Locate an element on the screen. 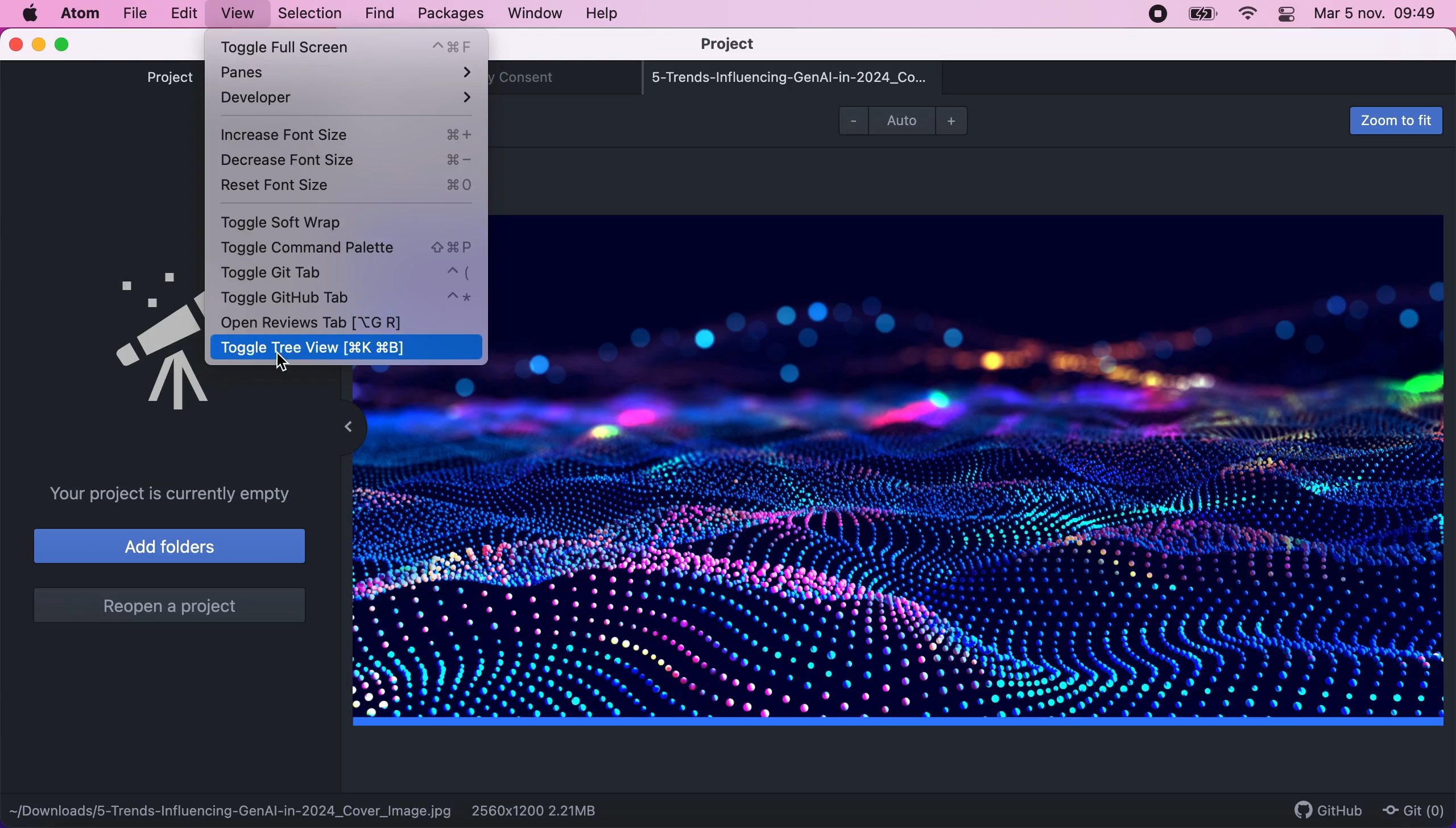  auto is located at coordinates (901, 121).